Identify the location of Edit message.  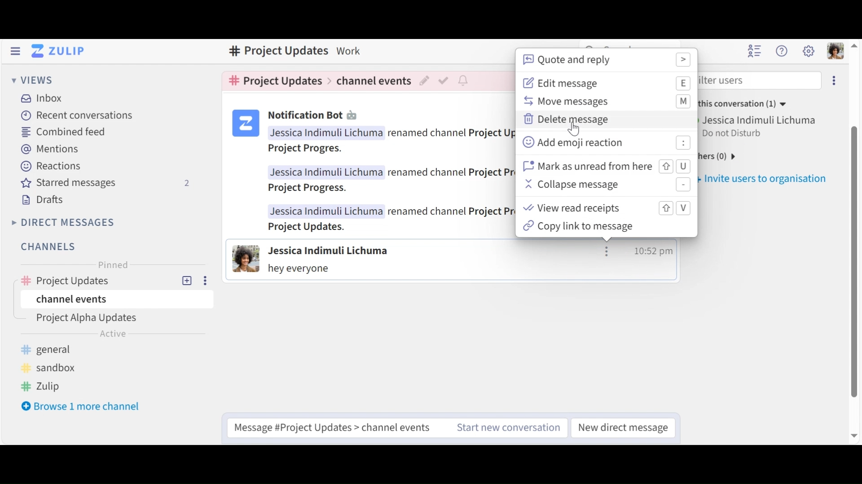
(607, 82).